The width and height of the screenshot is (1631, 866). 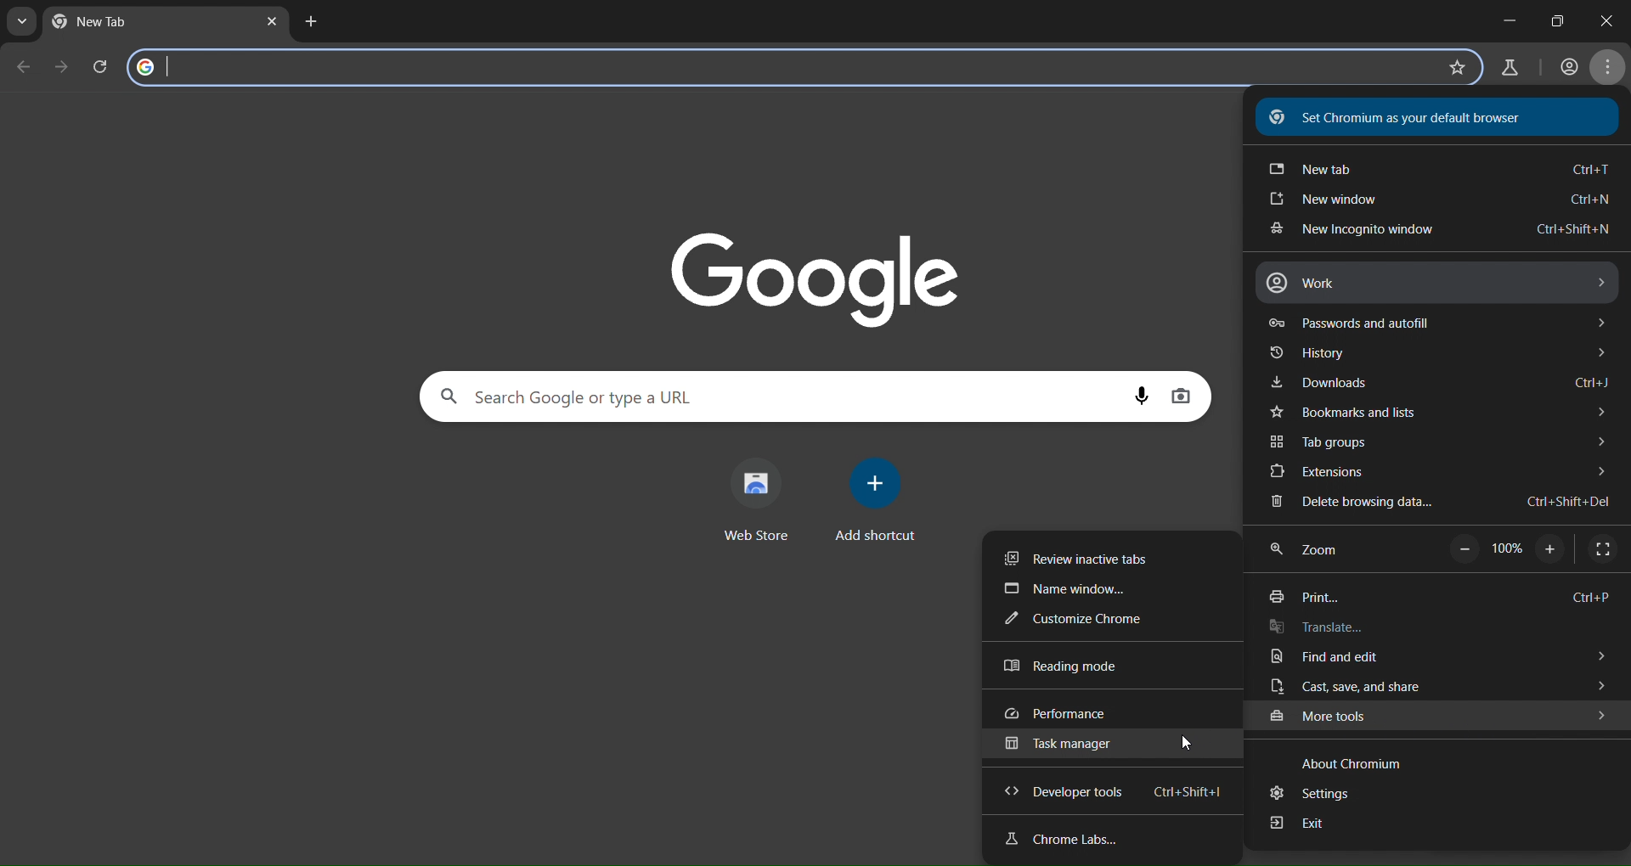 What do you see at coordinates (99, 22) in the screenshot?
I see `current tab` at bounding box center [99, 22].